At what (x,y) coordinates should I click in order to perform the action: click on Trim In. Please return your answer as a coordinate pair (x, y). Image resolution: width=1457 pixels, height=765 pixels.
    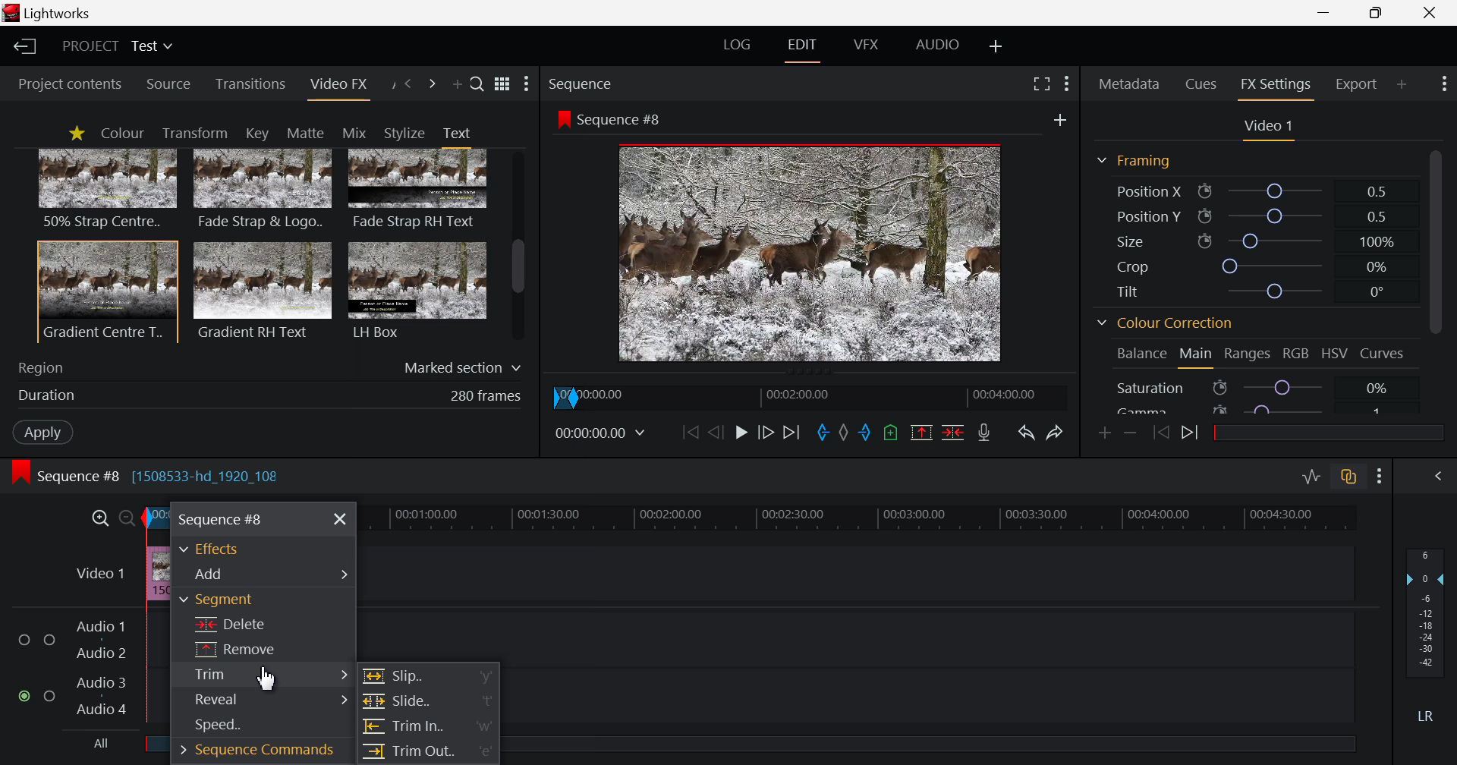
    Looking at the image, I should click on (429, 727).